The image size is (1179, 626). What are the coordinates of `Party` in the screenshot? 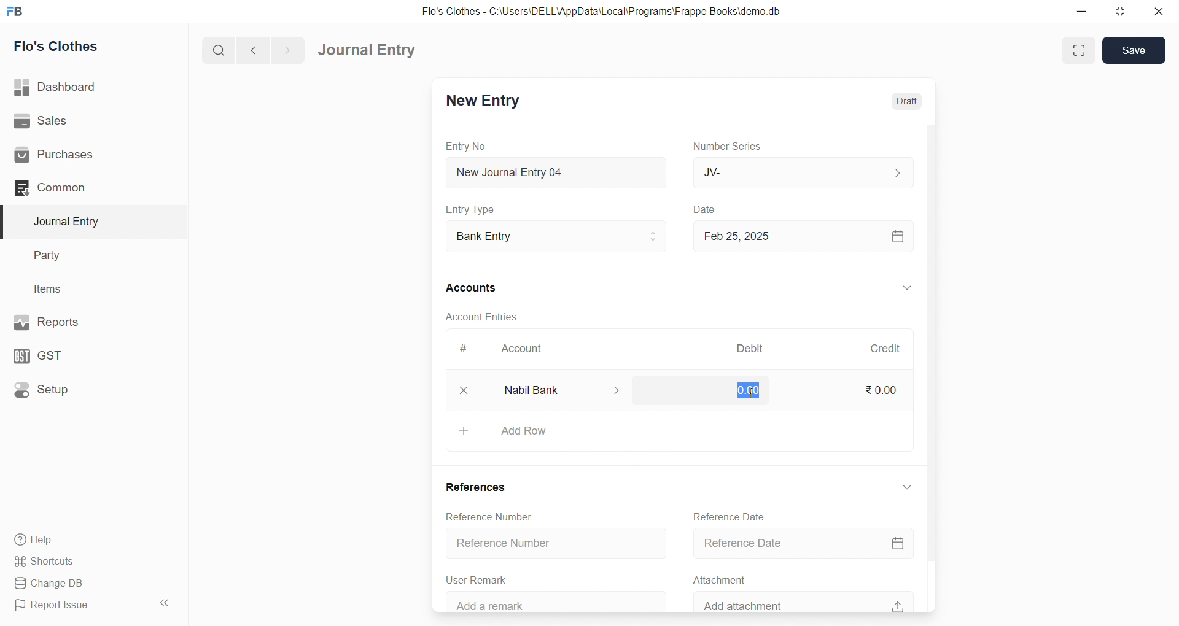 It's located at (86, 256).